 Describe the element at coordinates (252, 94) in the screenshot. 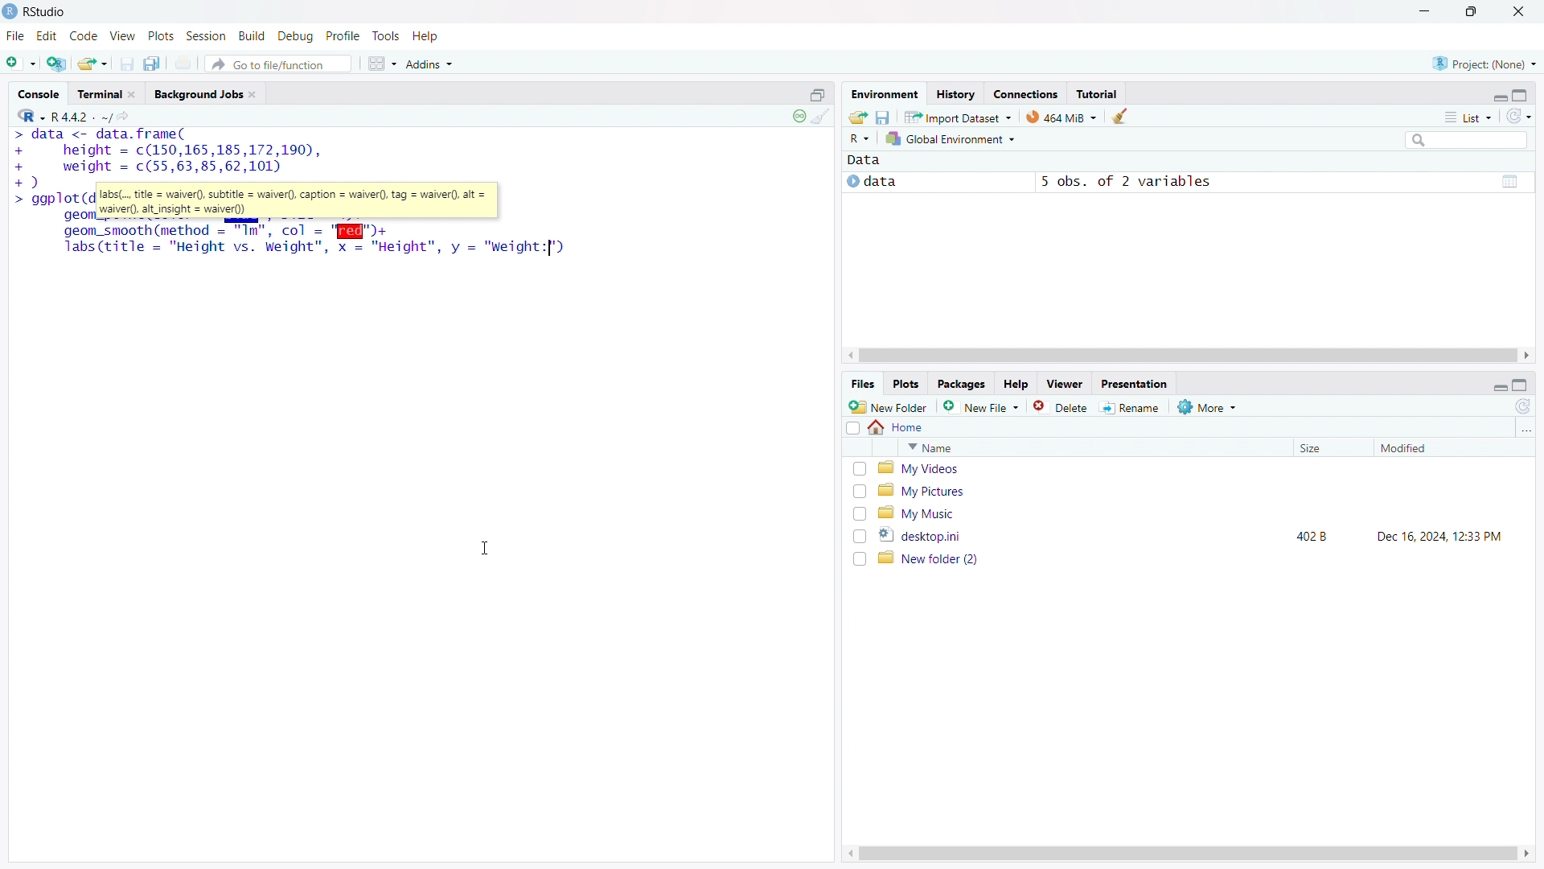

I see `close` at that location.